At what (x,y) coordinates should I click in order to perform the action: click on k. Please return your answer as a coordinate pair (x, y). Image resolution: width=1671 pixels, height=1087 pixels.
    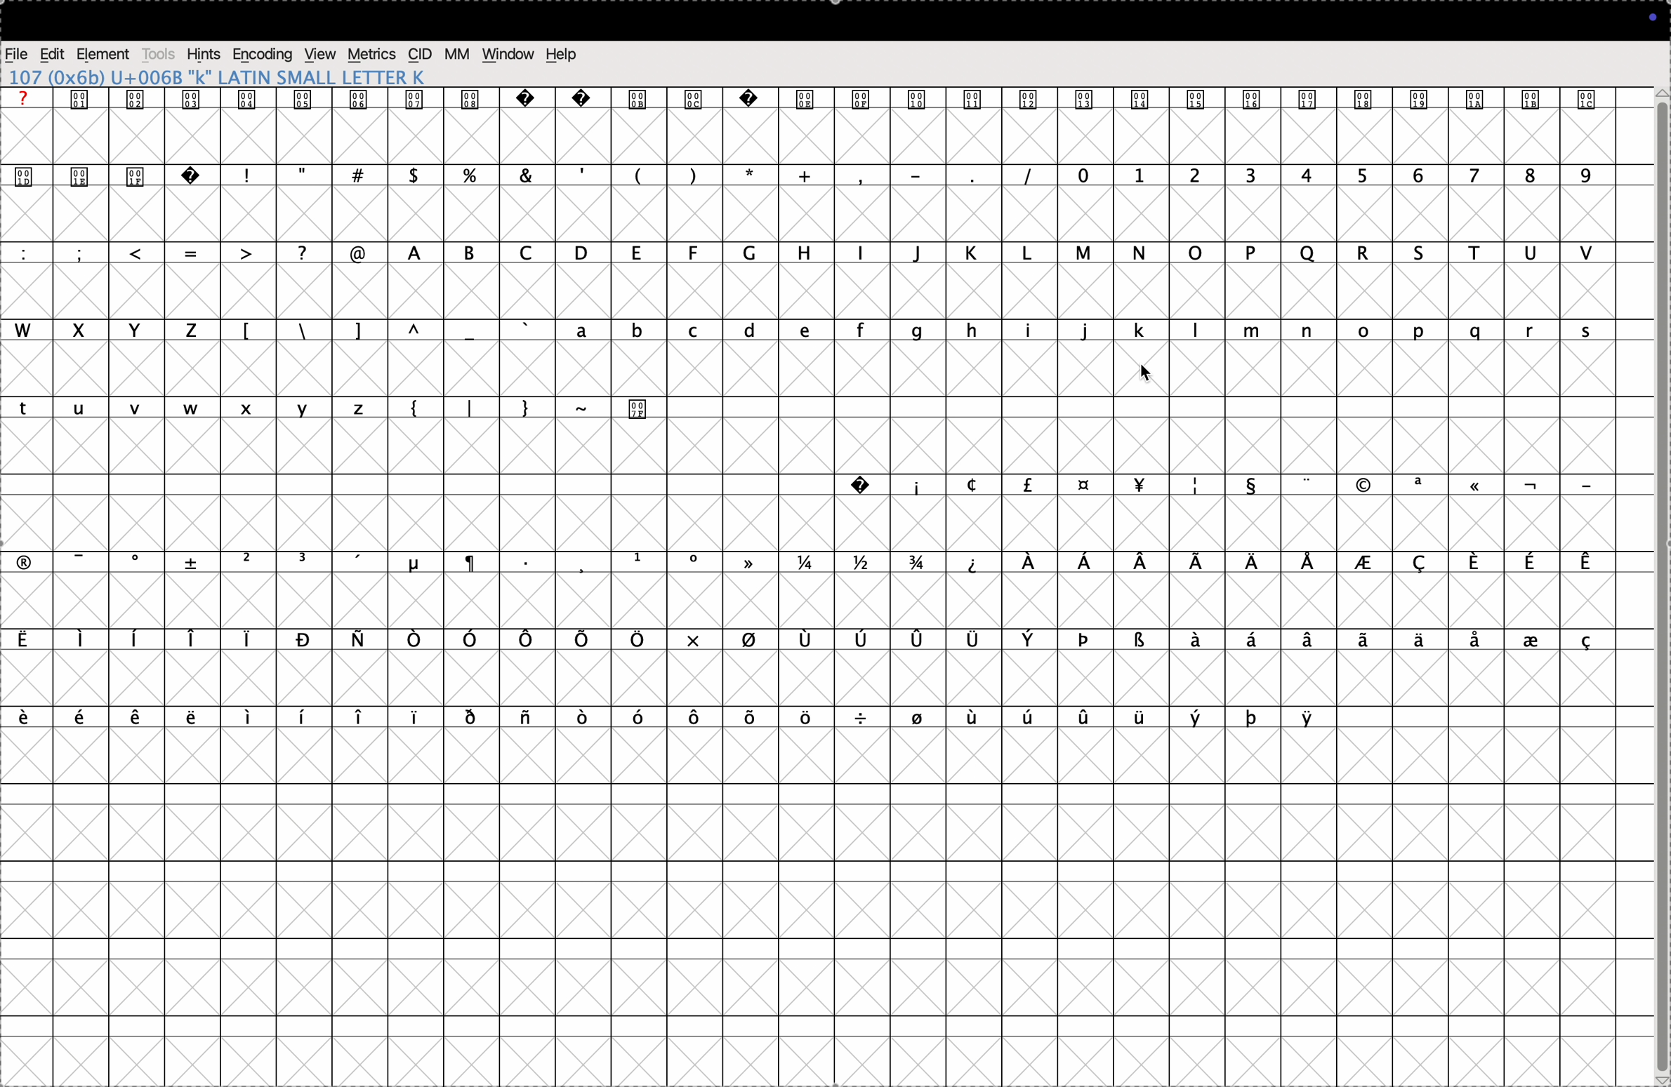
    Looking at the image, I should click on (972, 255).